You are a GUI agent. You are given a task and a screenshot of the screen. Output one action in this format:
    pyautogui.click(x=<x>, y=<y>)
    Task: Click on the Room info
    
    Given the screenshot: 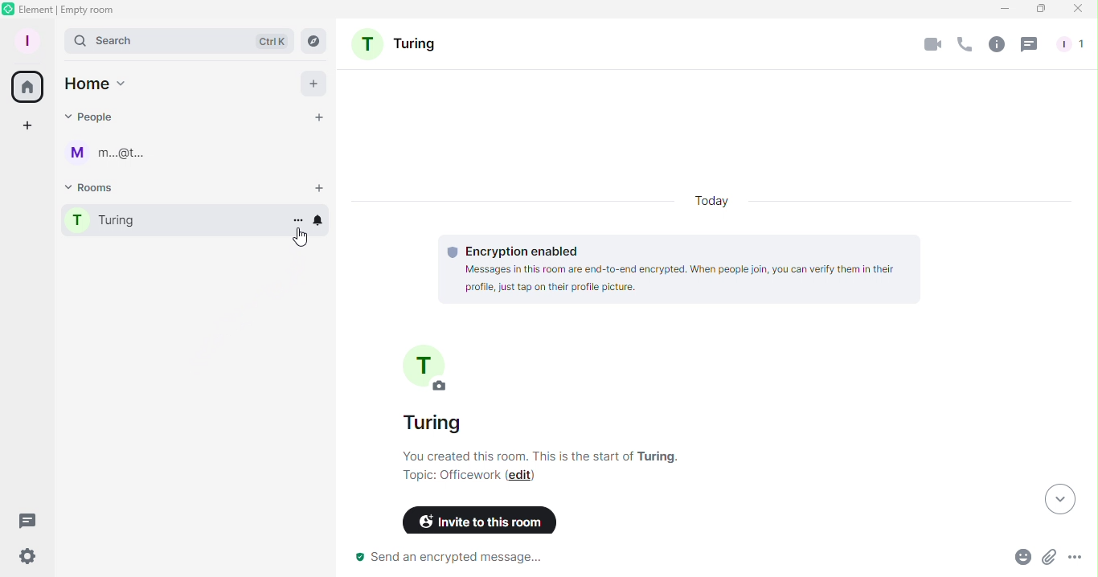 What is the action you would take?
    pyautogui.click(x=994, y=47)
    